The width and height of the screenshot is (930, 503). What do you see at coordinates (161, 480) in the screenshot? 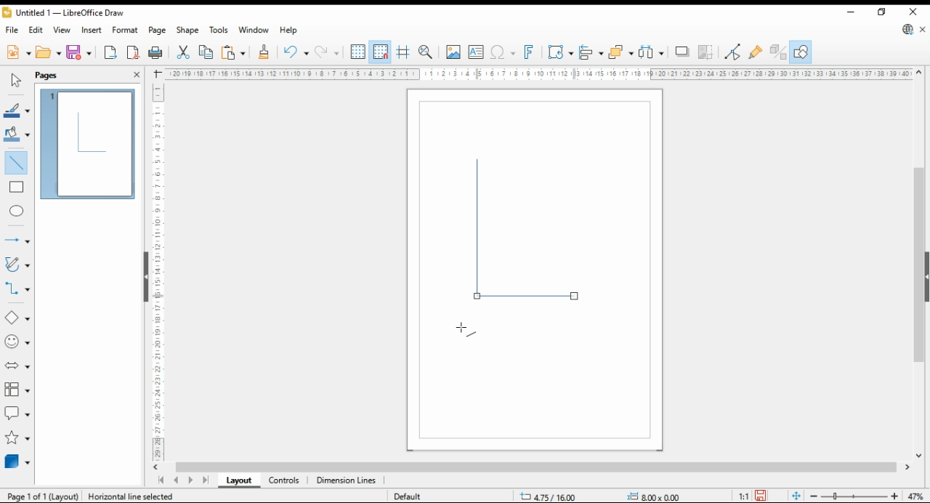
I see `first page` at bounding box center [161, 480].